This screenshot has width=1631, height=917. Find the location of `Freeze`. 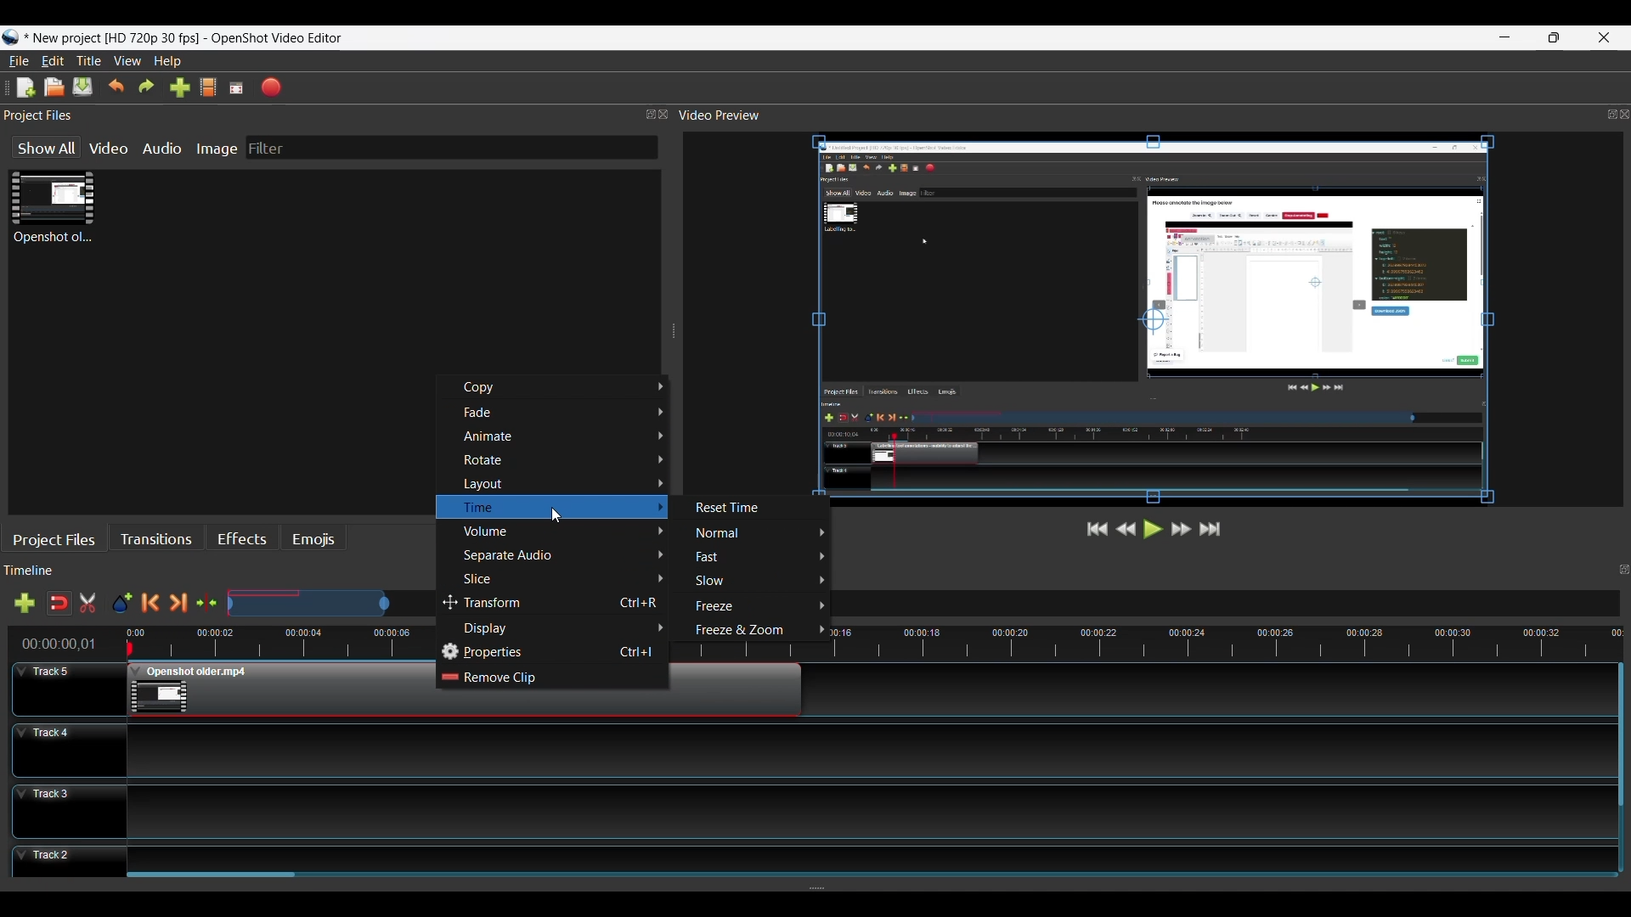

Freeze is located at coordinates (755, 607).